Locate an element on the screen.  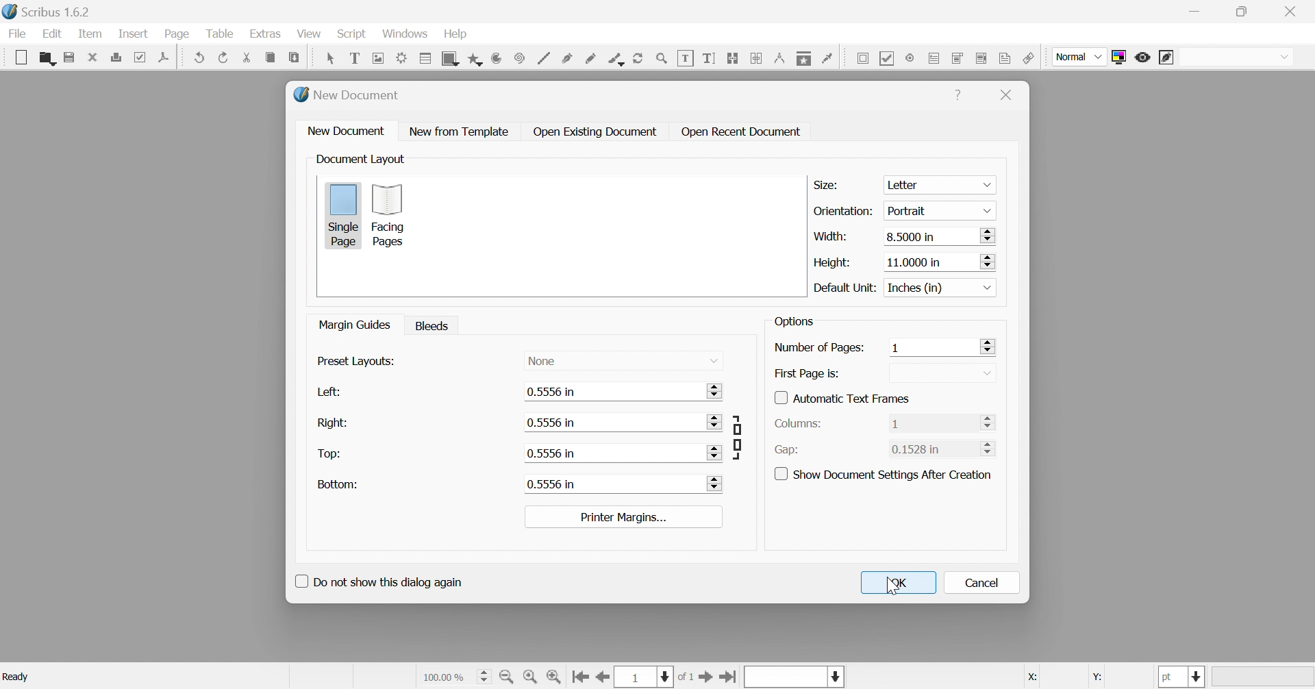
windows is located at coordinates (405, 34).